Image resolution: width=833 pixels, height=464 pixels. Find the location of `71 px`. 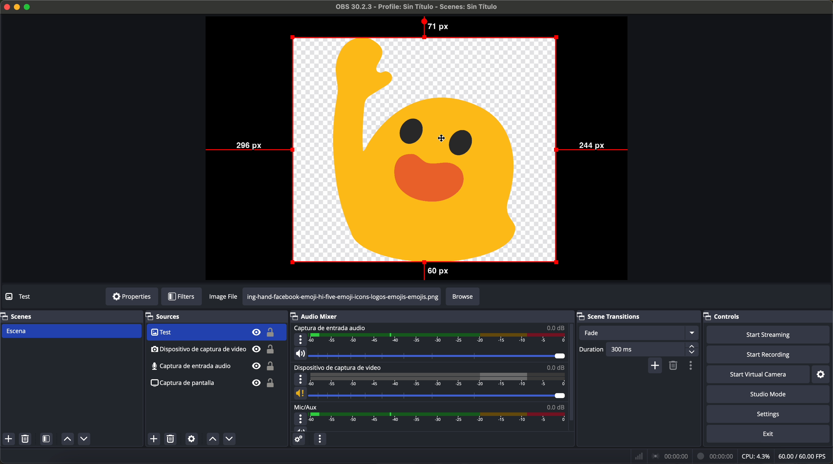

71 px is located at coordinates (434, 26).